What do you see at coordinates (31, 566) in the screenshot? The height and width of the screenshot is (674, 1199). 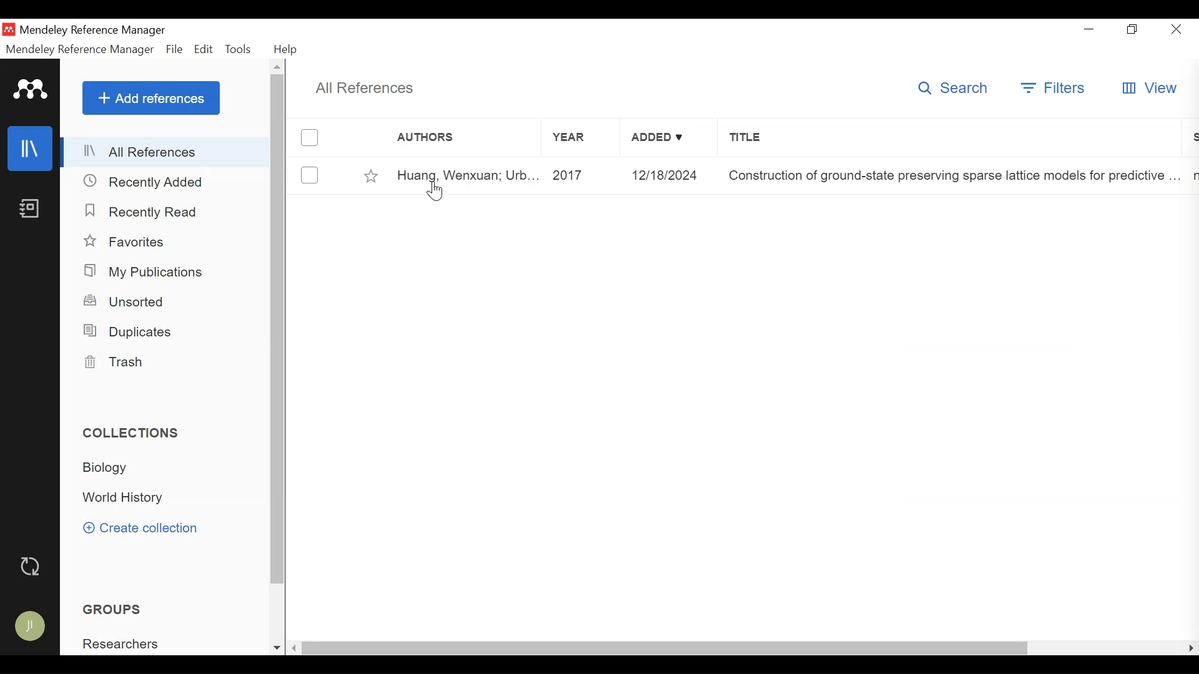 I see `Sync` at bounding box center [31, 566].